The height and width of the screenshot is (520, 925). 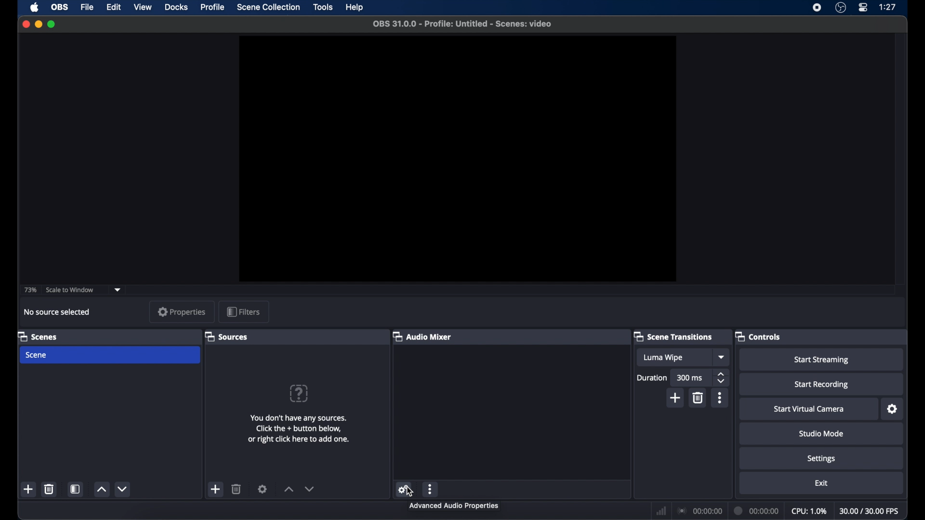 I want to click on stepper buttons, so click(x=722, y=377).